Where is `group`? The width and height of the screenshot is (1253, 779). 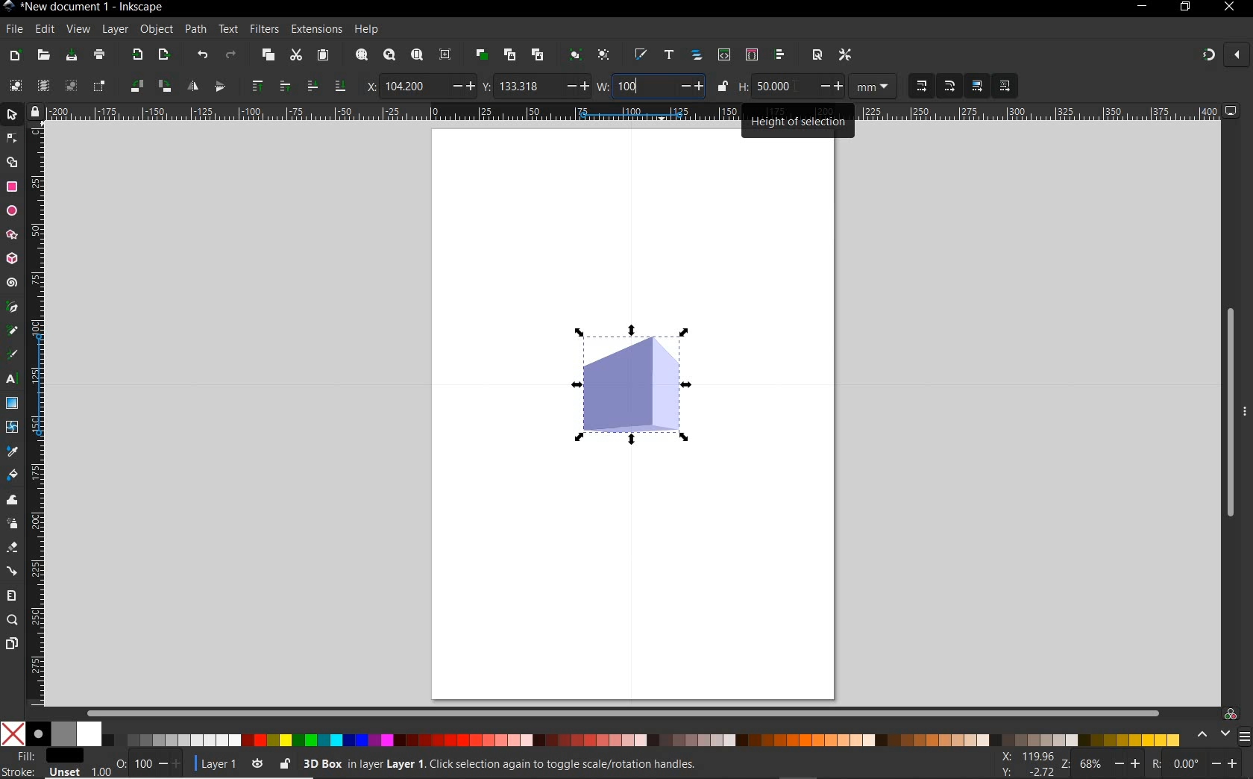 group is located at coordinates (574, 54).